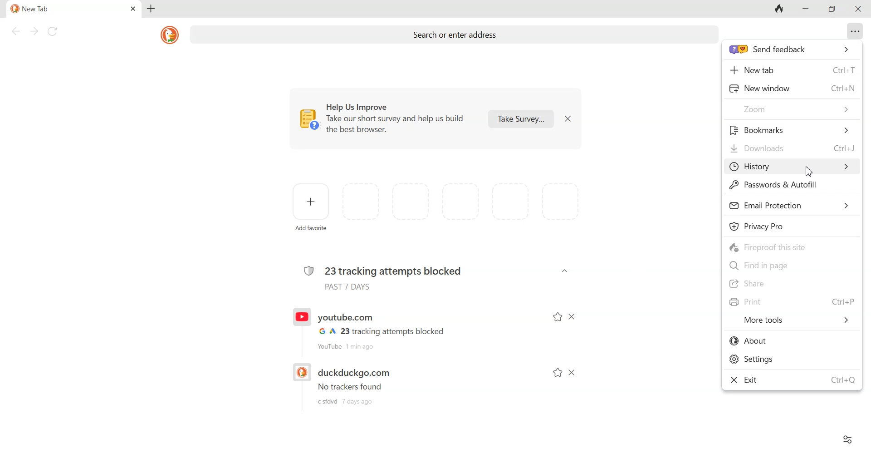  I want to click on Reload, so click(54, 31).